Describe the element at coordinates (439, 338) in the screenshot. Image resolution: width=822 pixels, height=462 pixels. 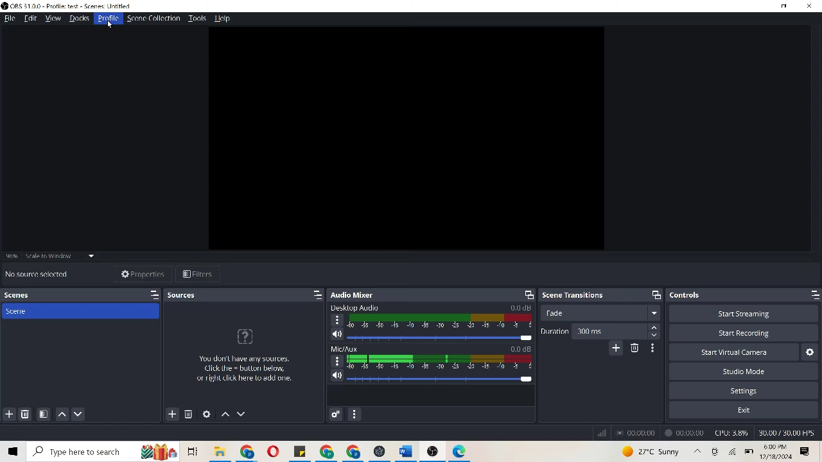
I see `slider` at that location.